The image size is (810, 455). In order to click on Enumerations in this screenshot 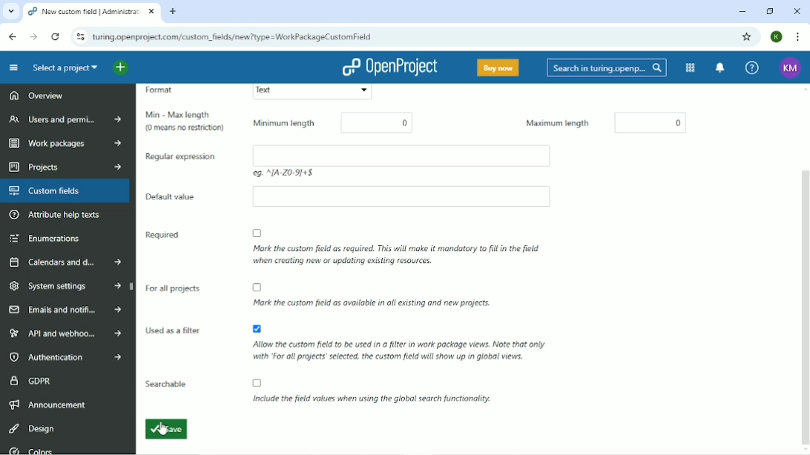, I will do `click(44, 239)`.